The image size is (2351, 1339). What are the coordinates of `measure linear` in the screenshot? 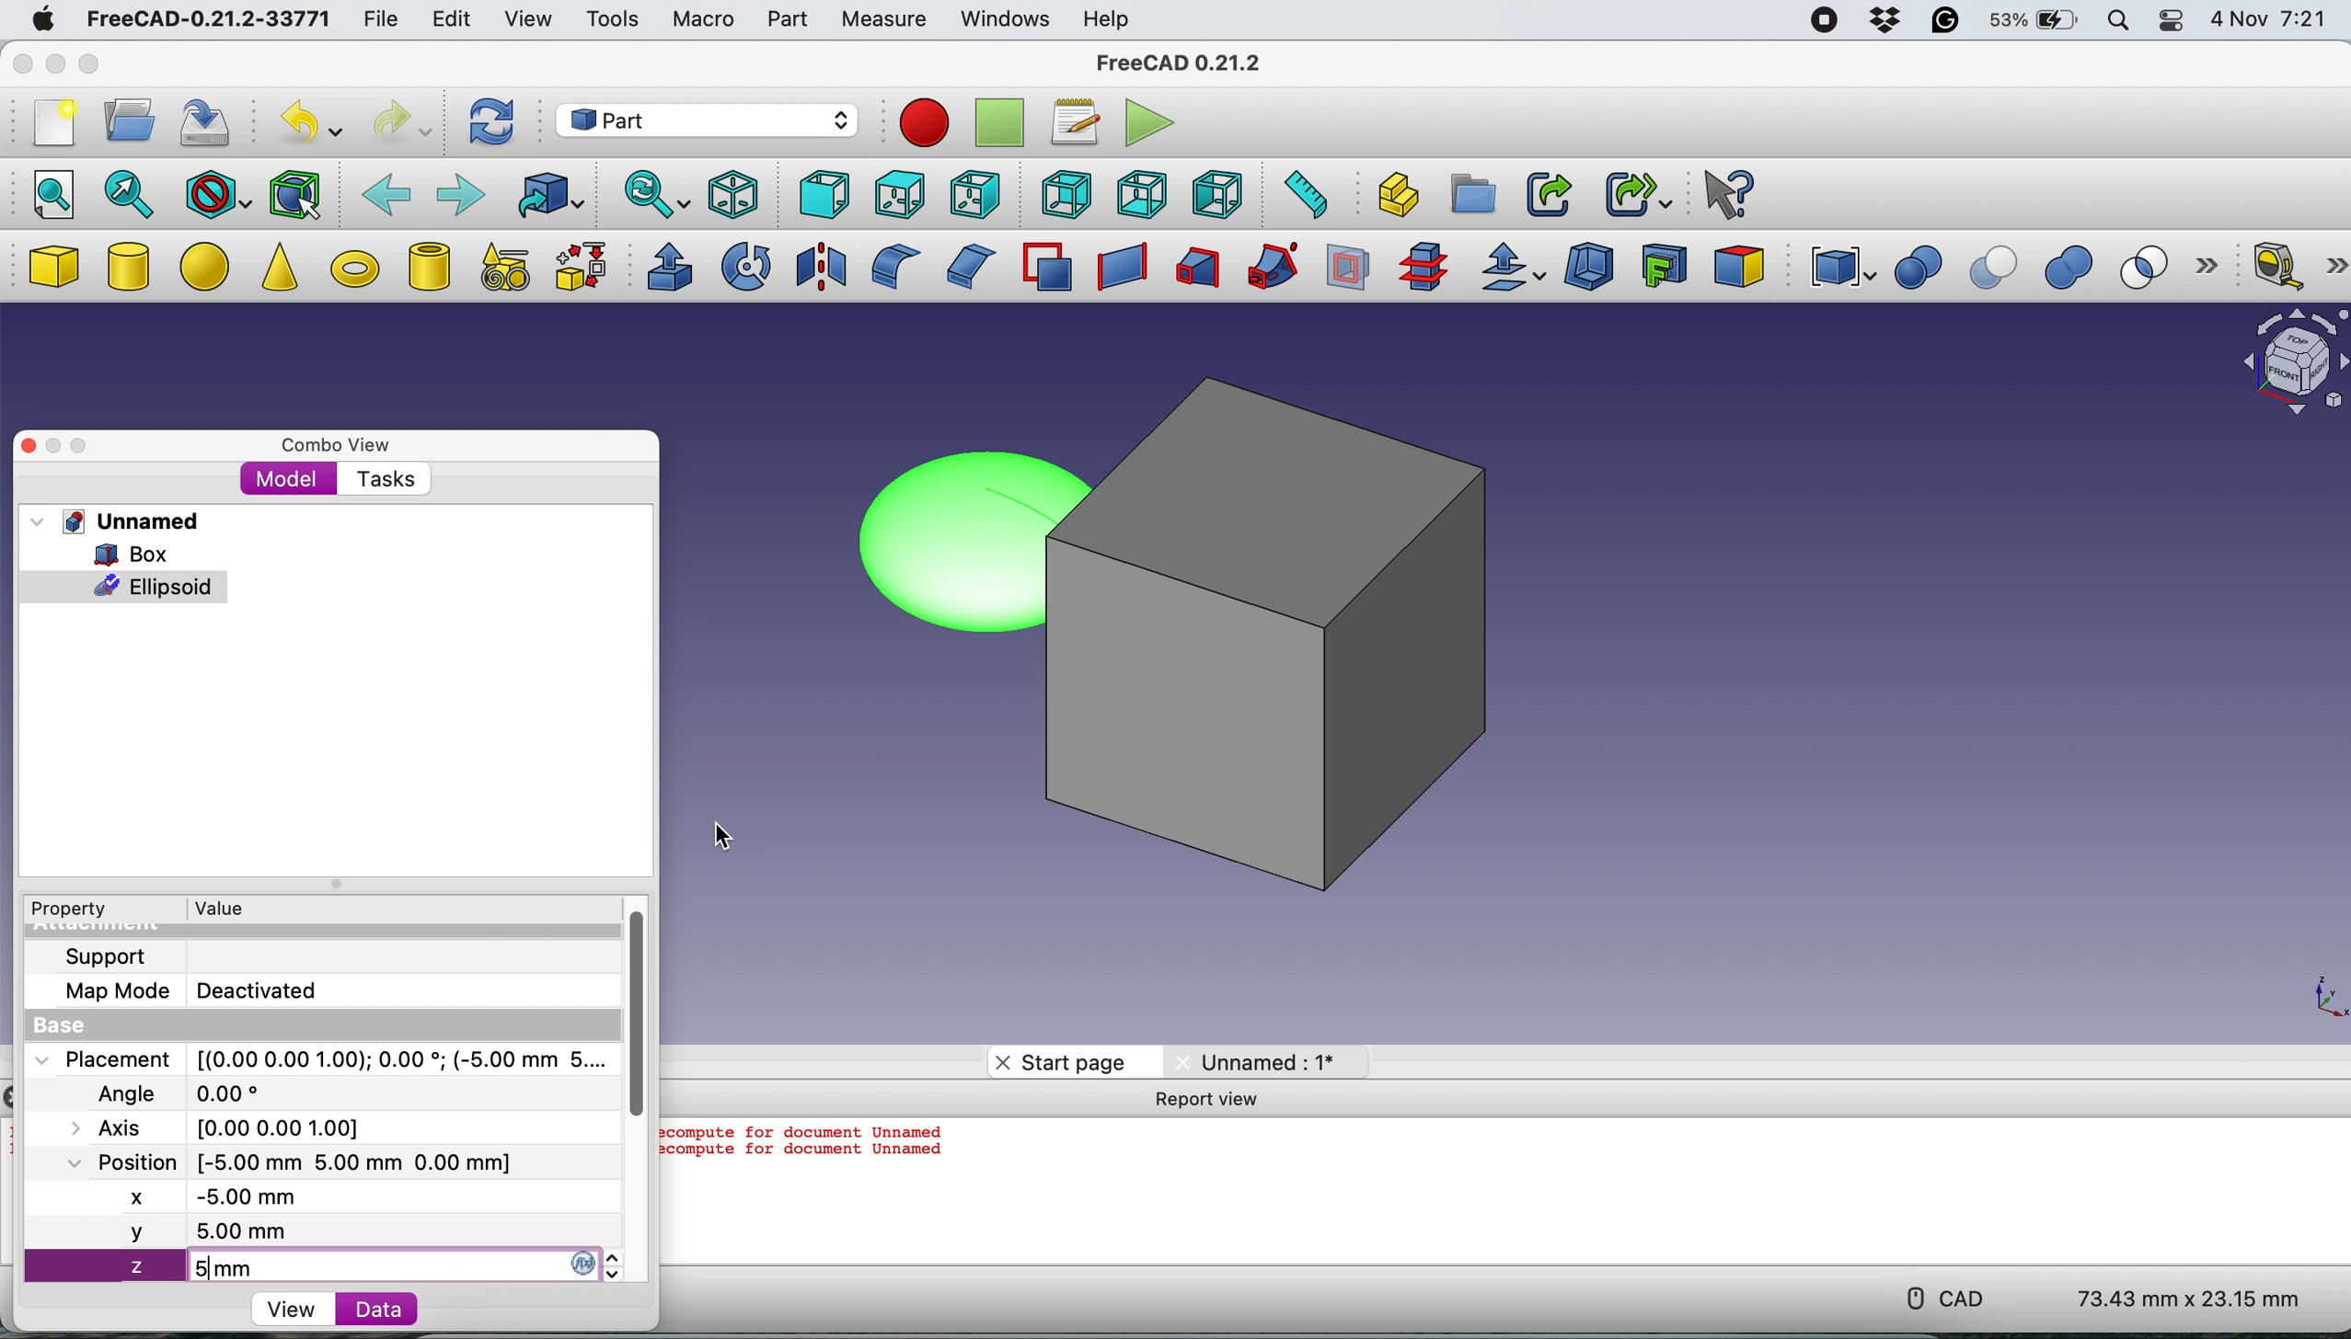 It's located at (2275, 264).